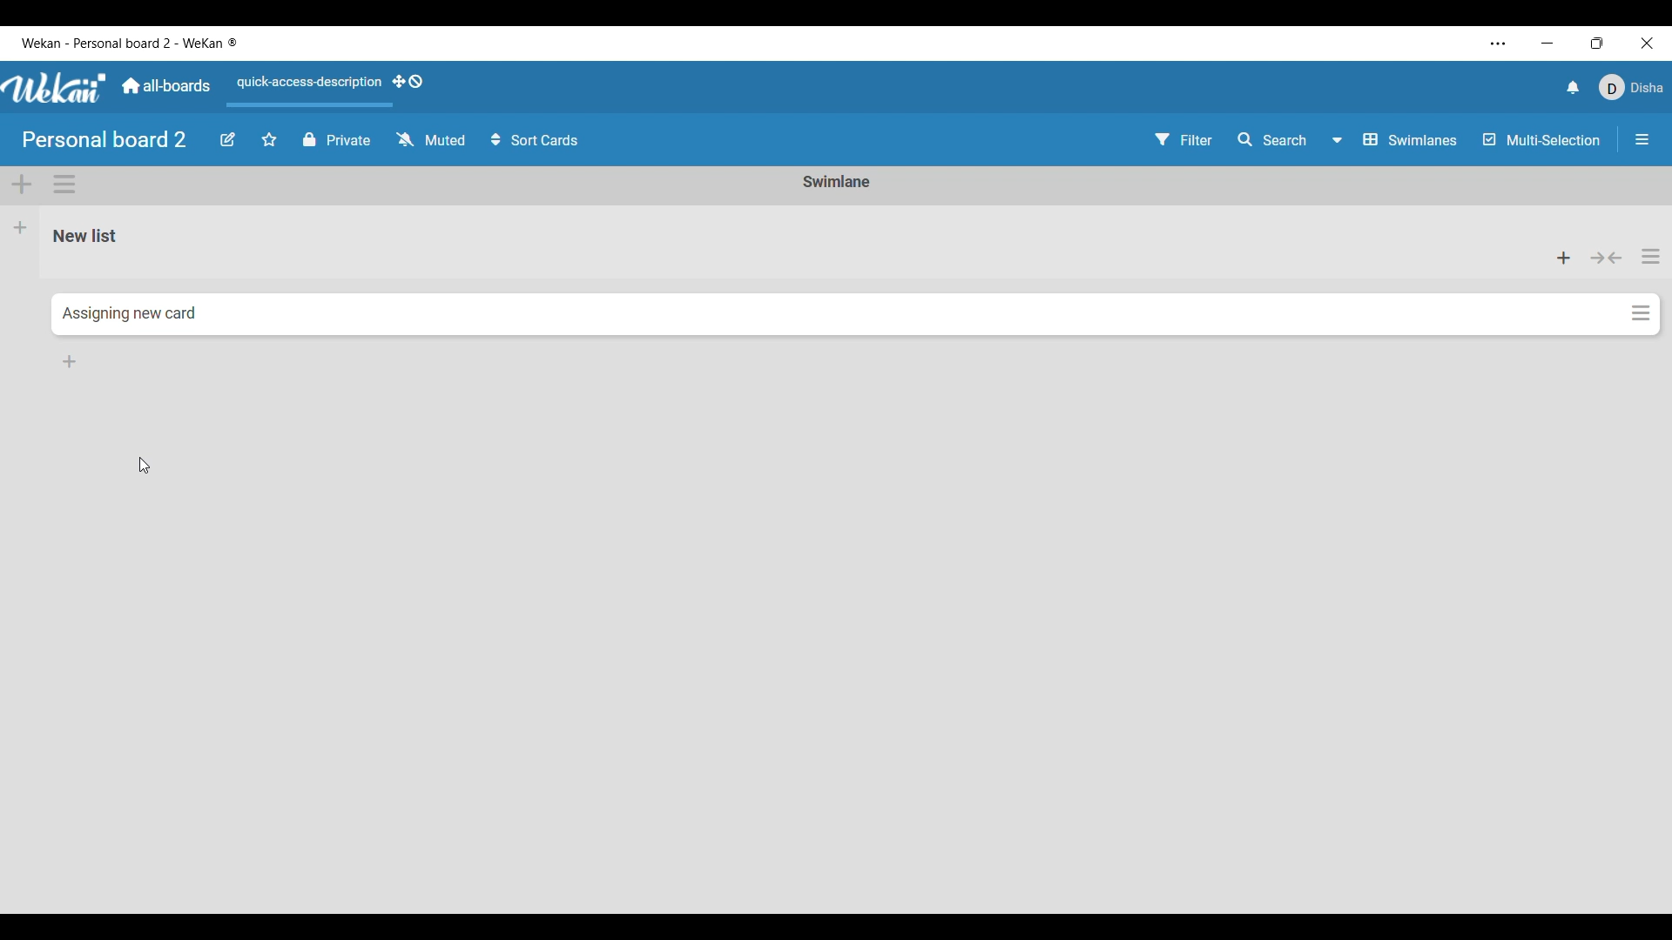 The image size is (1672, 940). What do you see at coordinates (1632, 87) in the screenshot?
I see `Current account` at bounding box center [1632, 87].